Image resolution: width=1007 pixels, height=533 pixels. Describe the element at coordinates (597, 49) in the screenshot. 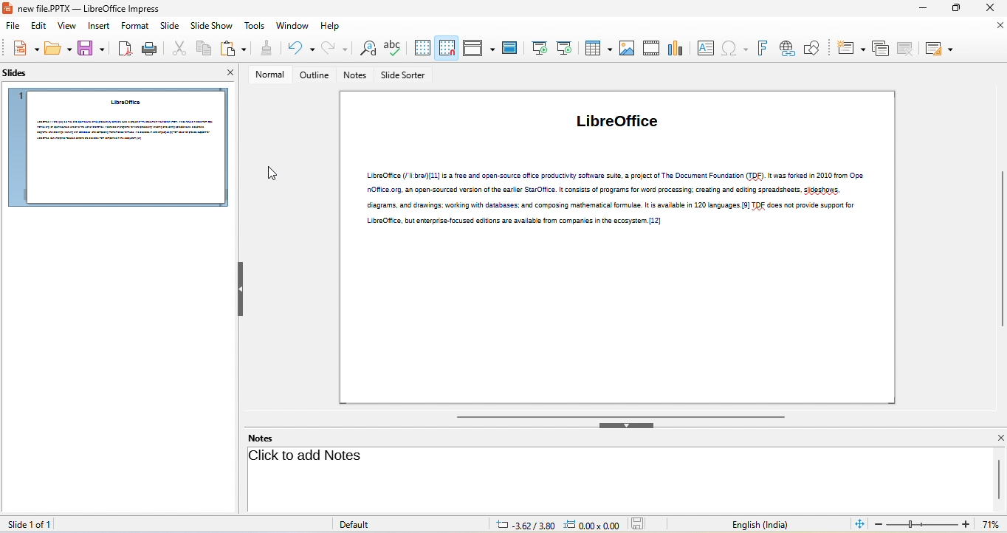

I see `table` at that location.